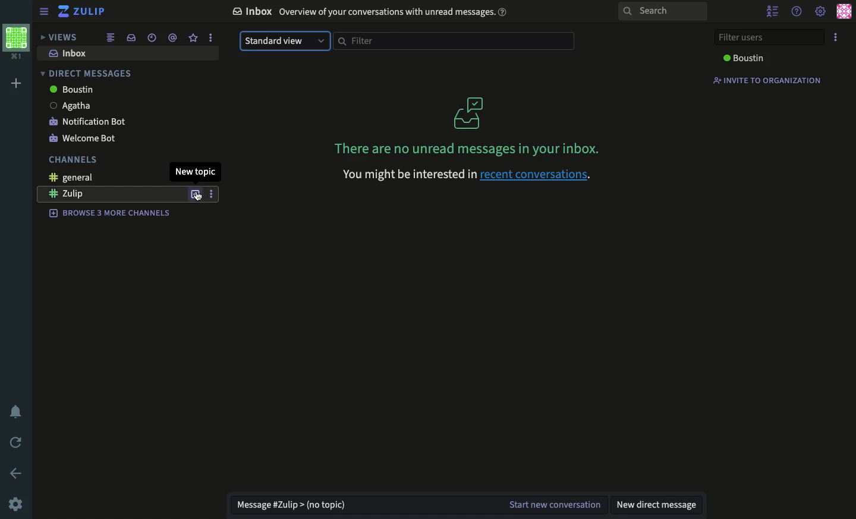 This screenshot has width=856, height=519. Describe the element at coordinates (537, 176) in the screenshot. I see `recent conversations` at that location.